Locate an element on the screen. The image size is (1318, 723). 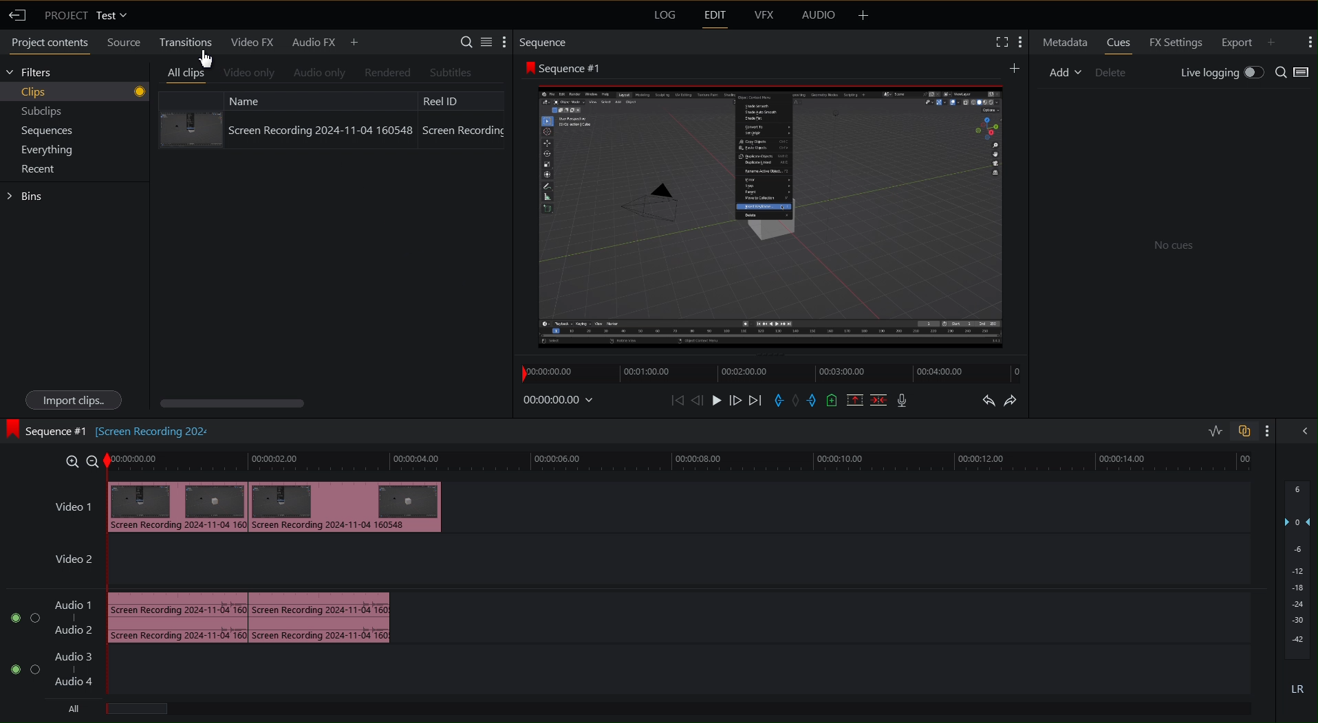
Log is located at coordinates (663, 16).